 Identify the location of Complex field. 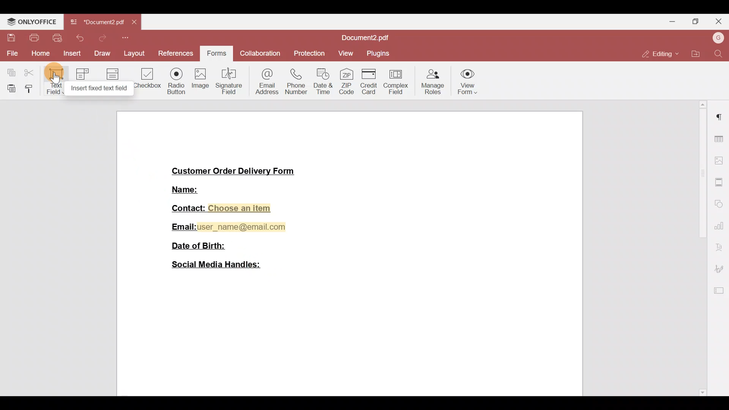
(398, 80).